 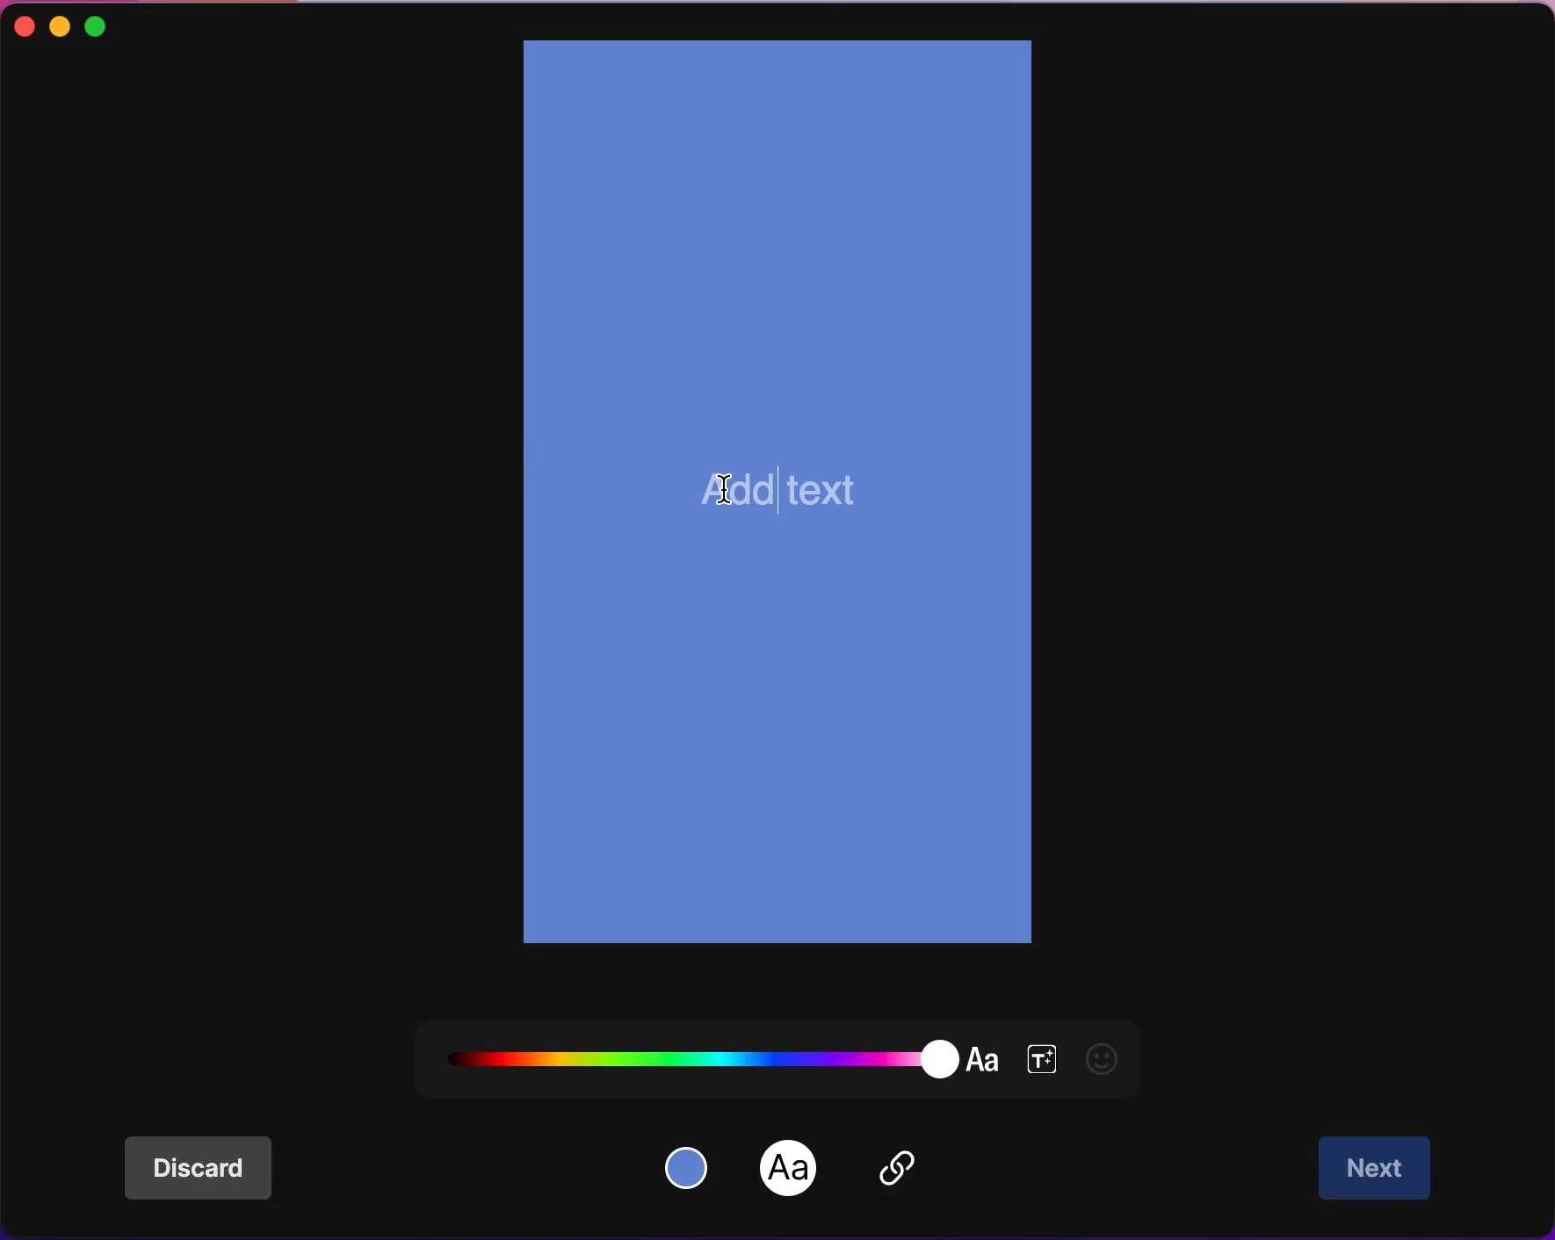 What do you see at coordinates (116, 24) in the screenshot?
I see `maximize` at bounding box center [116, 24].